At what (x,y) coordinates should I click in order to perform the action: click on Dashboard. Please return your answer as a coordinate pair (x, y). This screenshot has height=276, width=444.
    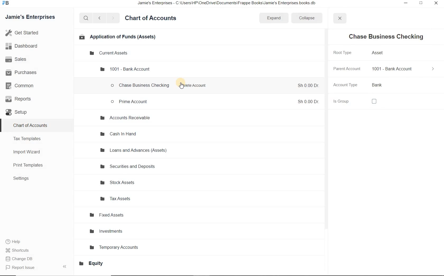
    Looking at the image, I should click on (27, 47).